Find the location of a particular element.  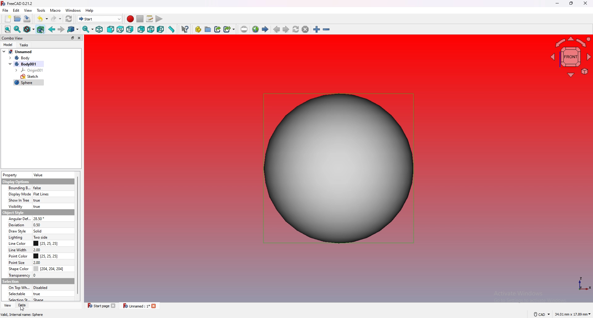

measure distance is located at coordinates (172, 29).